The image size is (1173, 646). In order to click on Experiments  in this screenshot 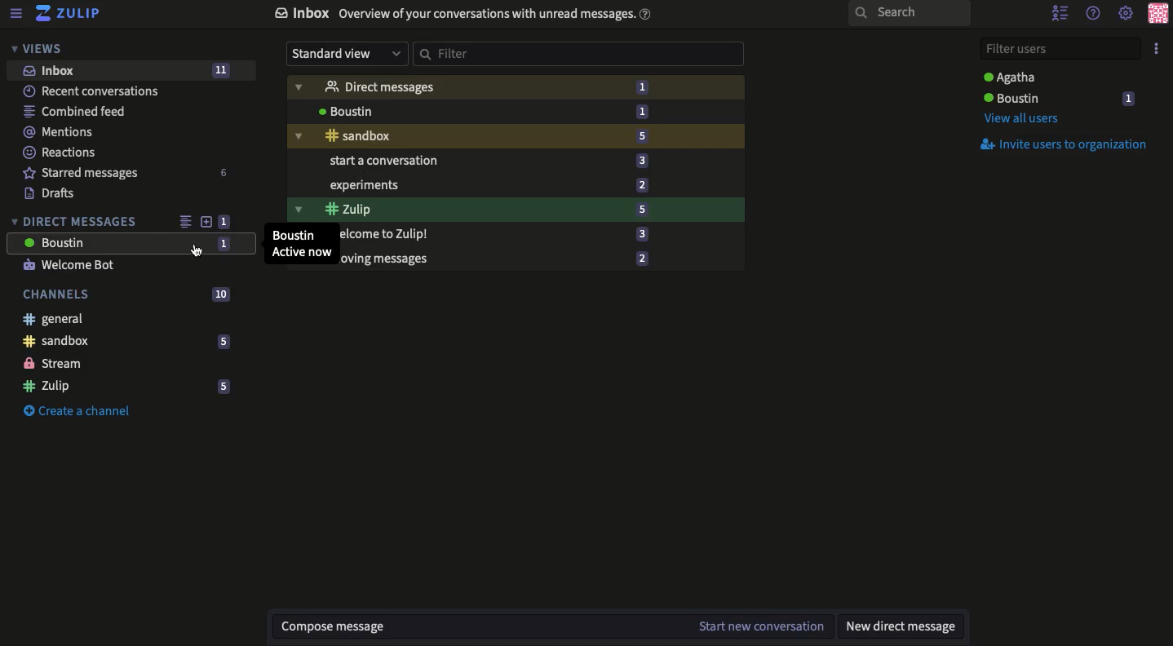, I will do `click(517, 186)`.